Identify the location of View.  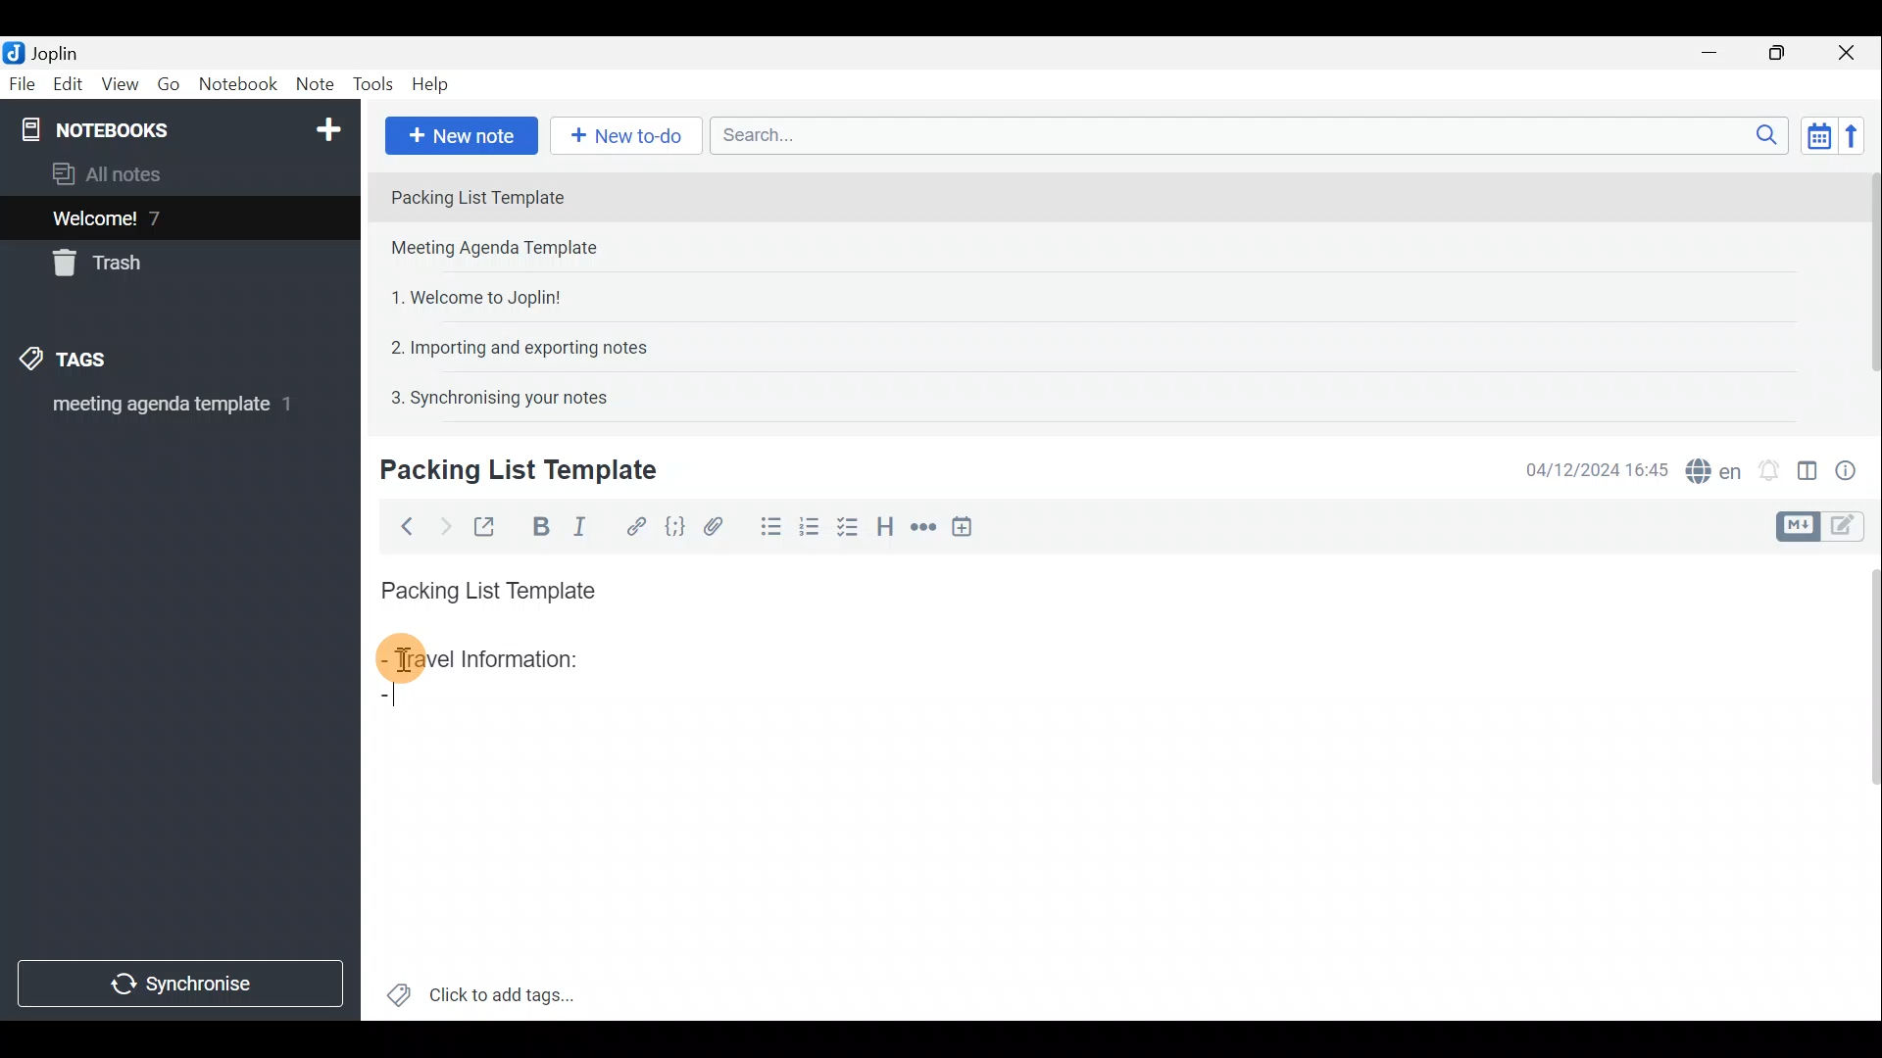
(122, 84).